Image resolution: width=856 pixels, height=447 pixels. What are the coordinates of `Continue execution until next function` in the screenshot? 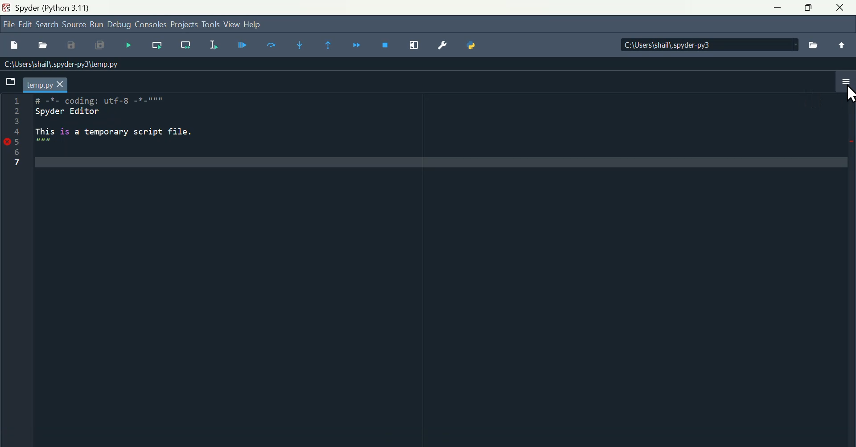 It's located at (360, 45).